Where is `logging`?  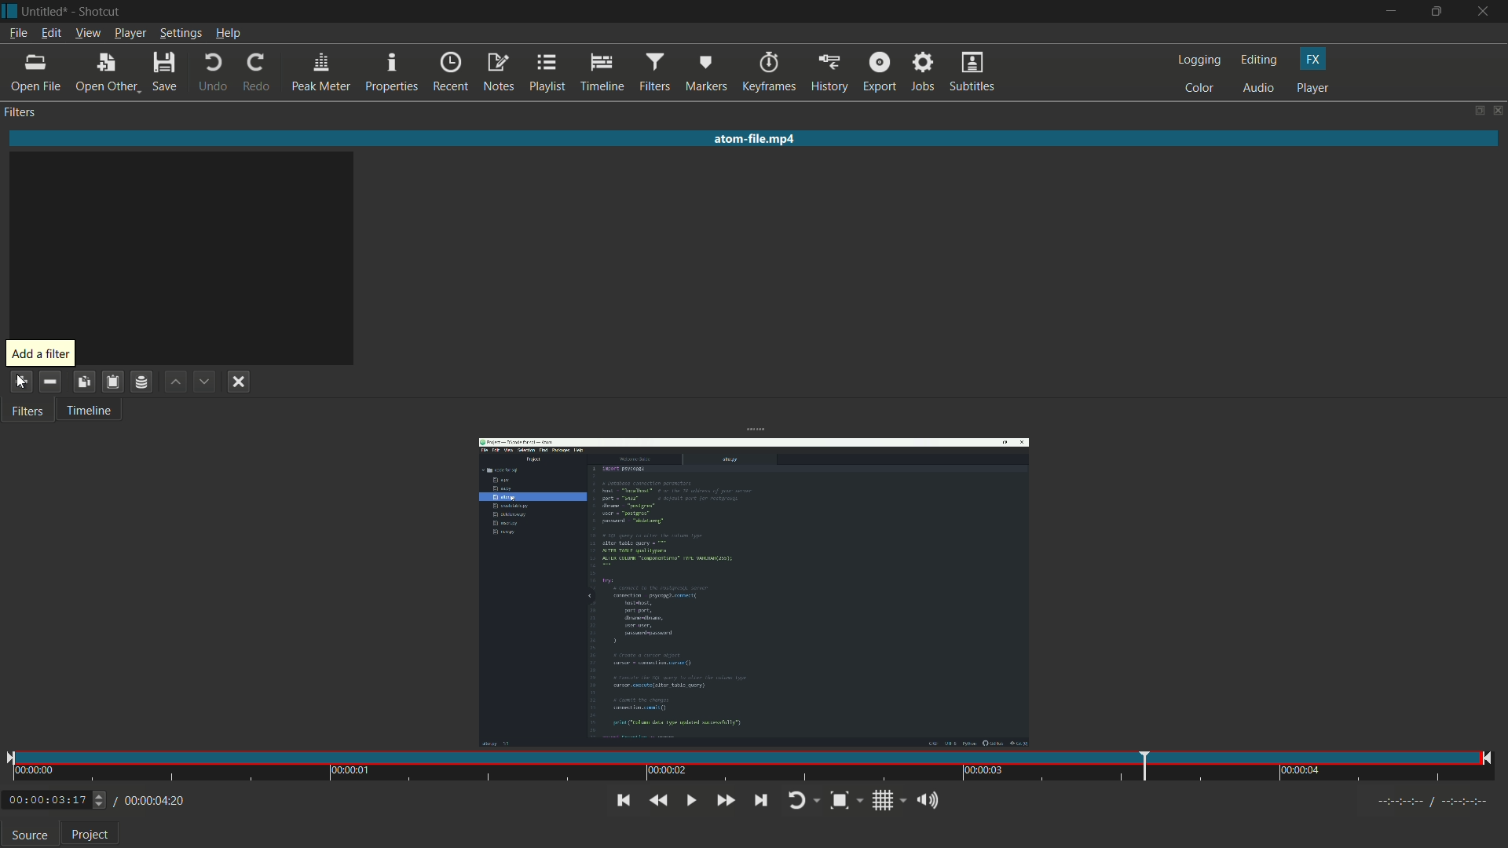 logging is located at coordinates (1201, 60).